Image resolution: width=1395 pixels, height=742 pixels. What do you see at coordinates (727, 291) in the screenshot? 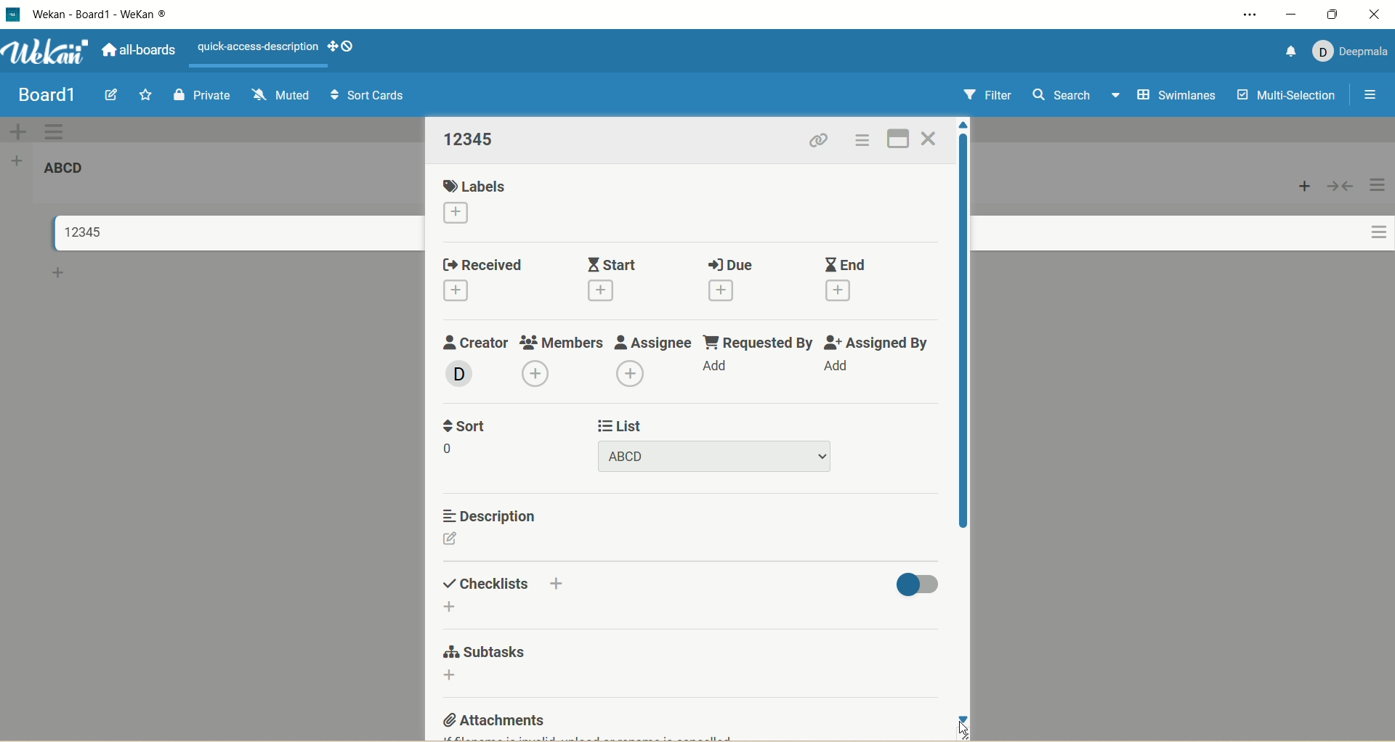
I see `add` at bounding box center [727, 291].